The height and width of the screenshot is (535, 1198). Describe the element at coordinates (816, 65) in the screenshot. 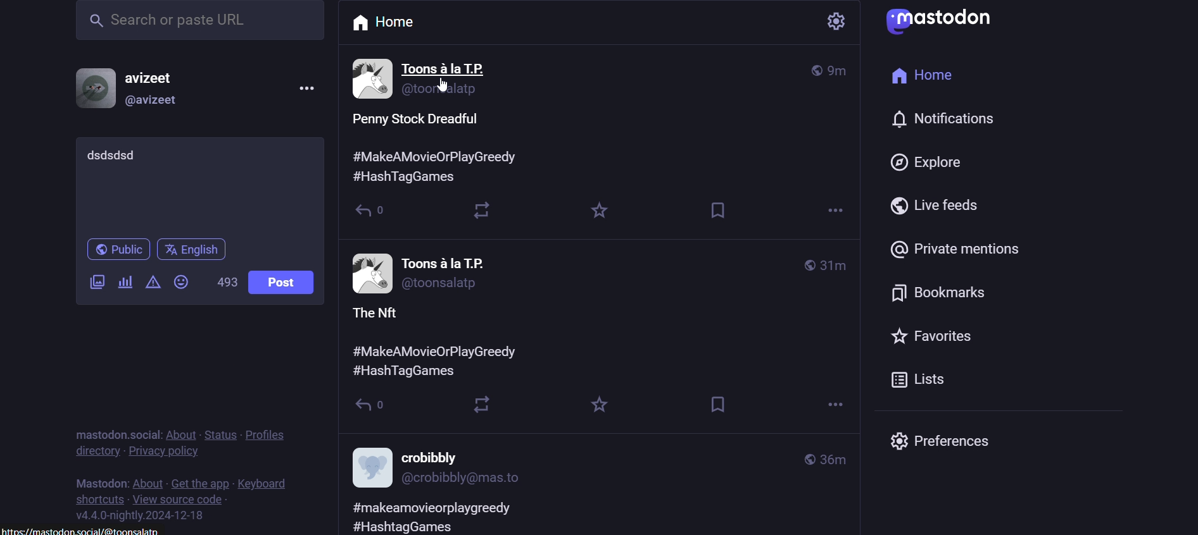

I see `global post` at that location.